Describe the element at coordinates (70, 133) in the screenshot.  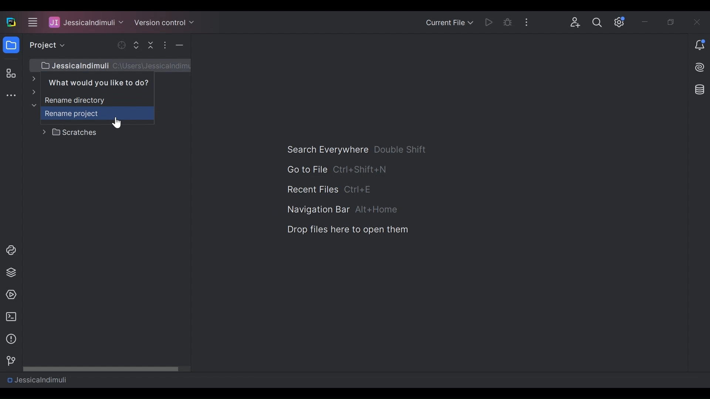
I see `Scratches` at that location.